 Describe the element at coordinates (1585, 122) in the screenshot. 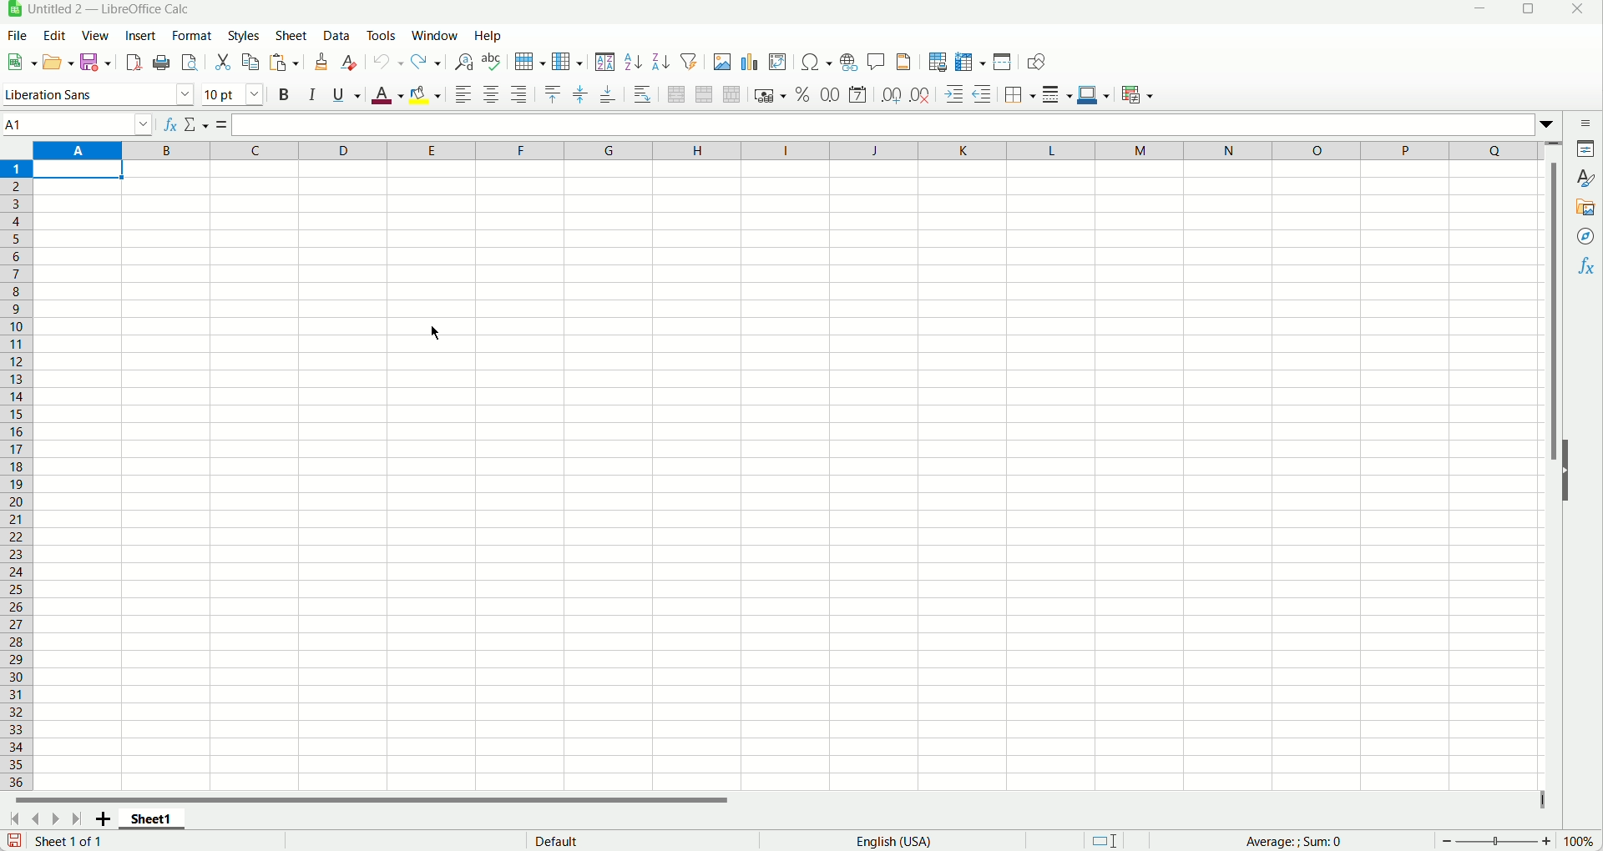

I see `Sidebar settings` at that location.